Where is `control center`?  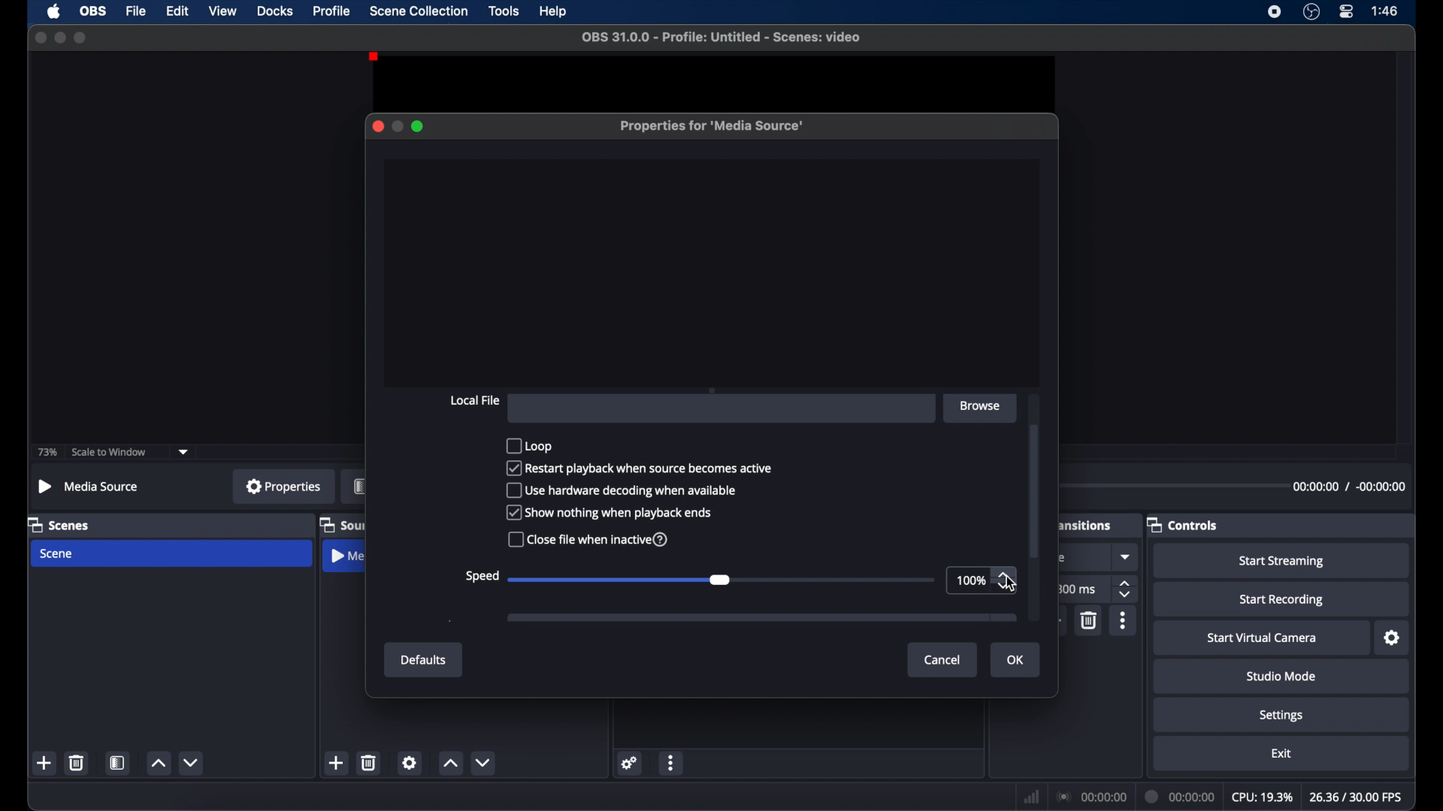
control center is located at coordinates (1347, 11).